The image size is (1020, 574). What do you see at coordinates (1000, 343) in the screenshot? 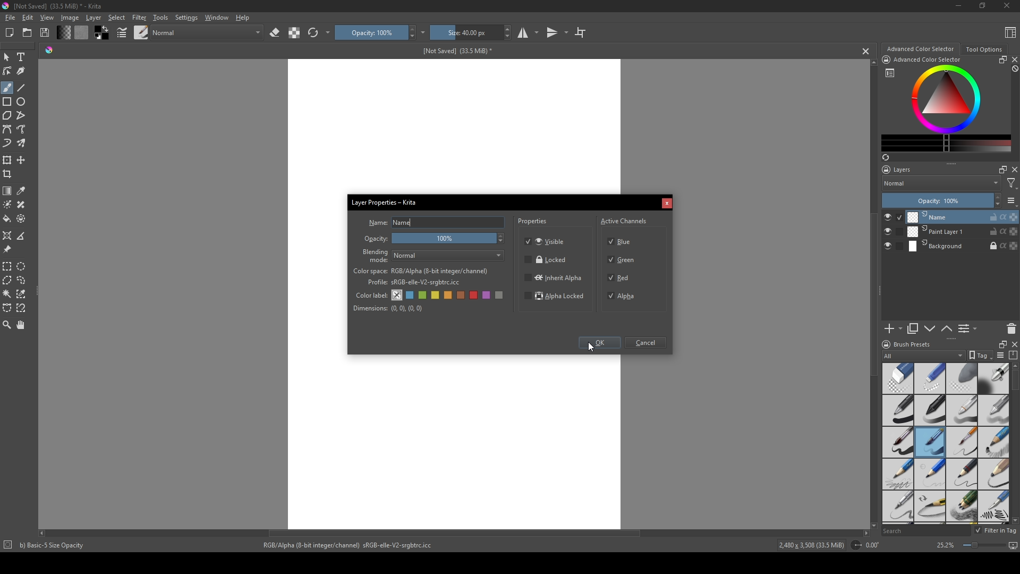
I see `resize` at bounding box center [1000, 343].